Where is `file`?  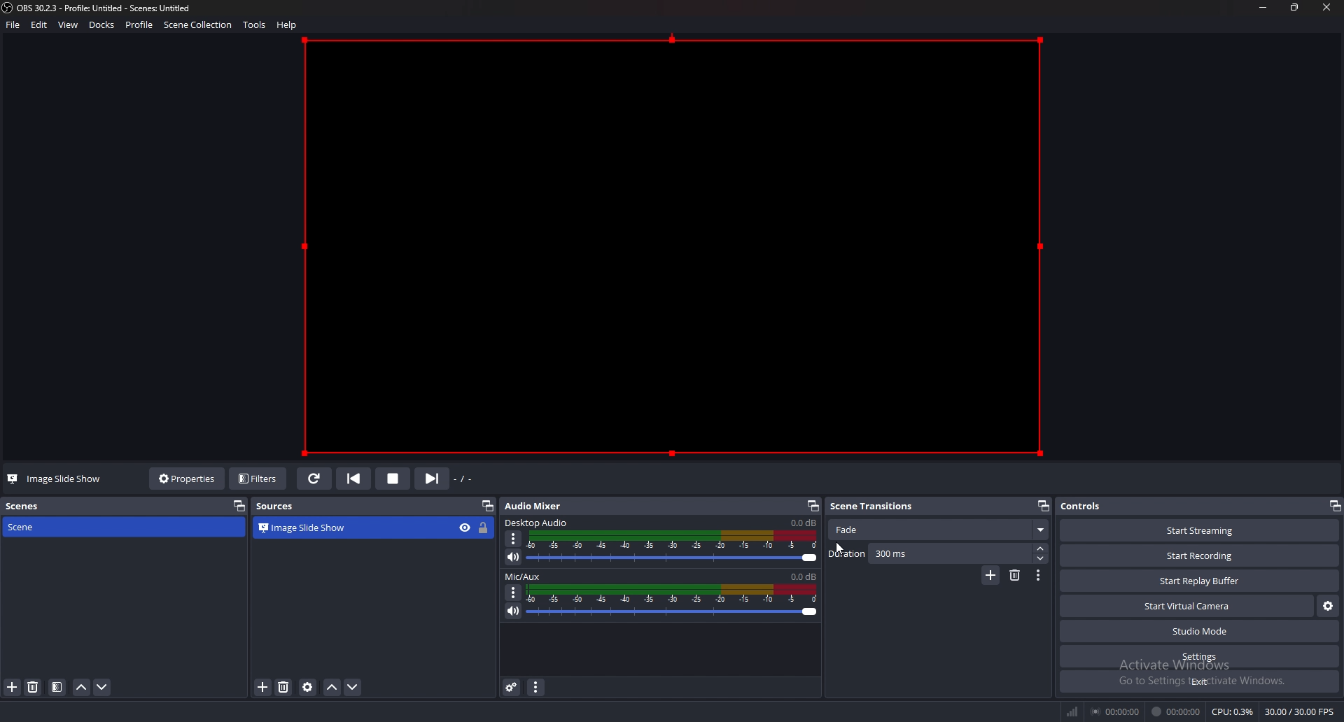 file is located at coordinates (13, 25).